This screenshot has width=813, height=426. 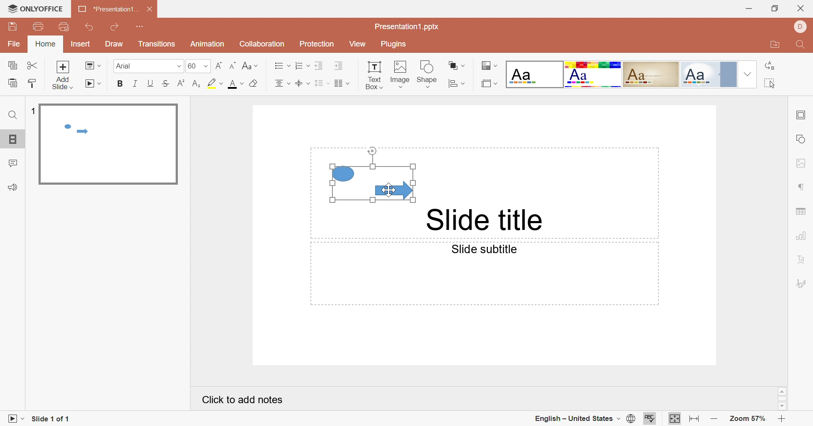 I want to click on Zoom In, so click(x=783, y=418).